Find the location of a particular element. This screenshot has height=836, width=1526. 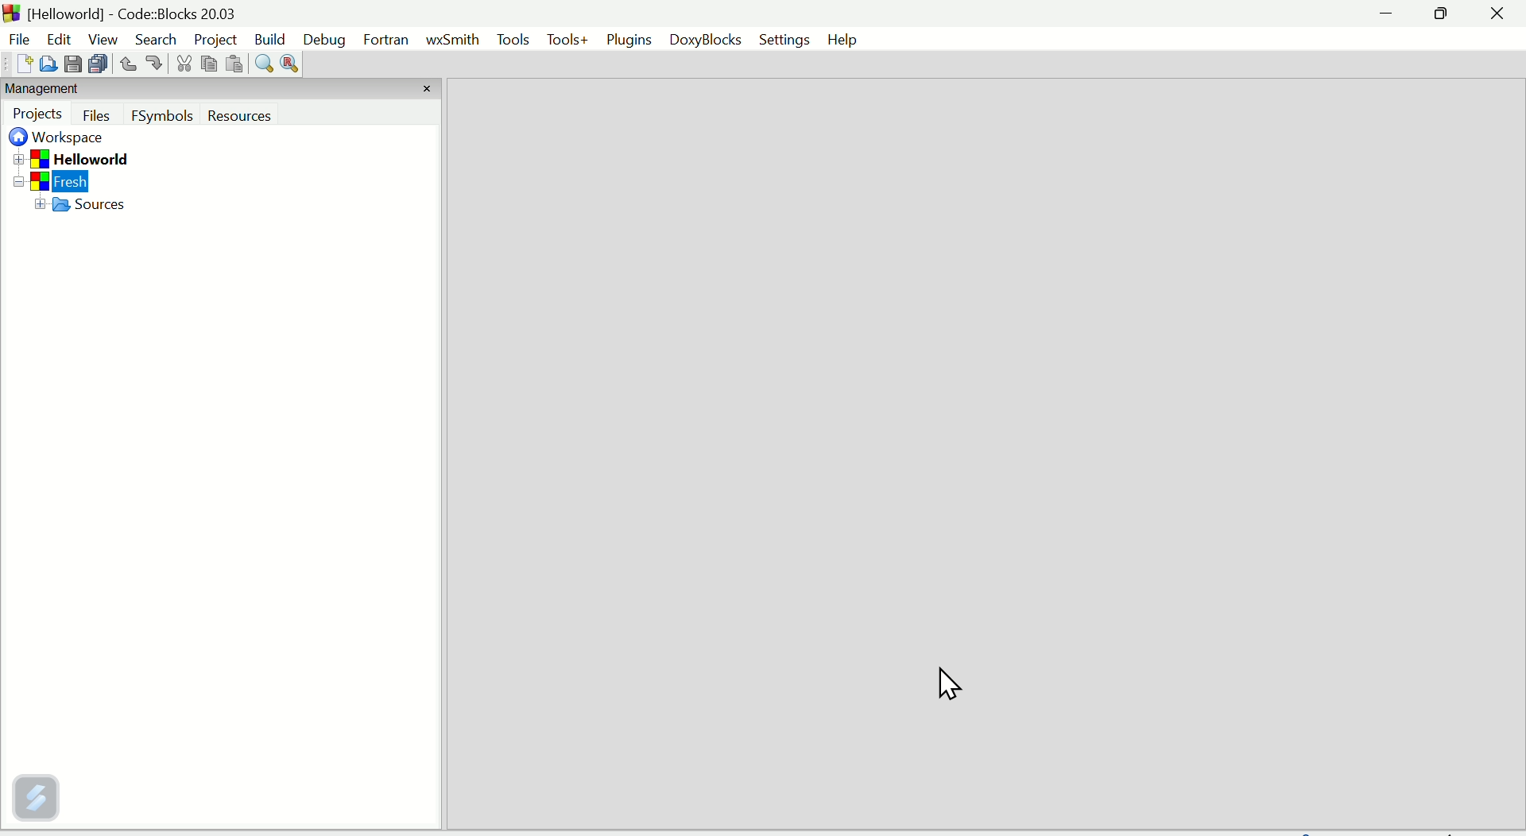

Maximise is located at coordinates (1443, 14).